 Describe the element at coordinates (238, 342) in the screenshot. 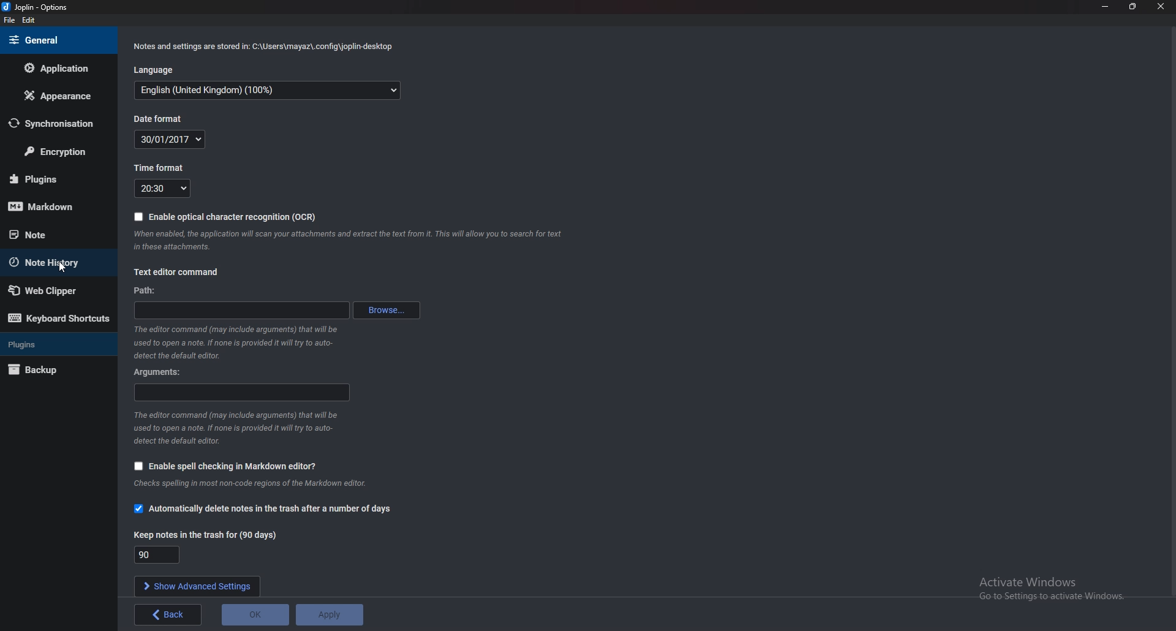

I see `The editor command (may include arguments) that will be
used to open a note. If none is provided it will ry to auto-
detect the default editor.` at that location.